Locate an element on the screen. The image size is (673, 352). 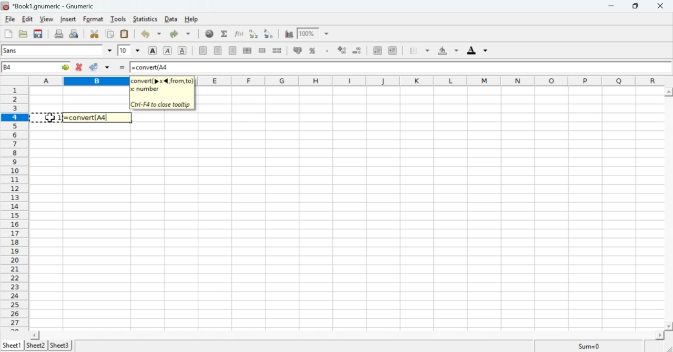
cursor is located at coordinates (50, 118).